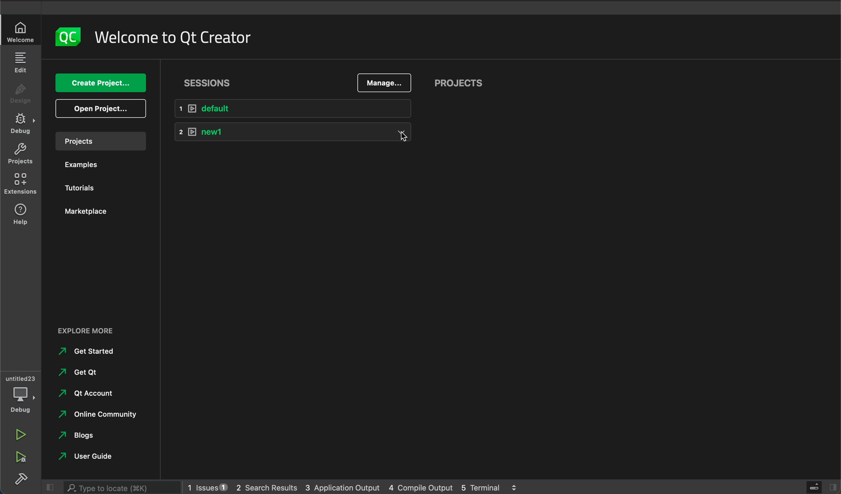 The image size is (841, 494). I want to click on logs, so click(351, 487).